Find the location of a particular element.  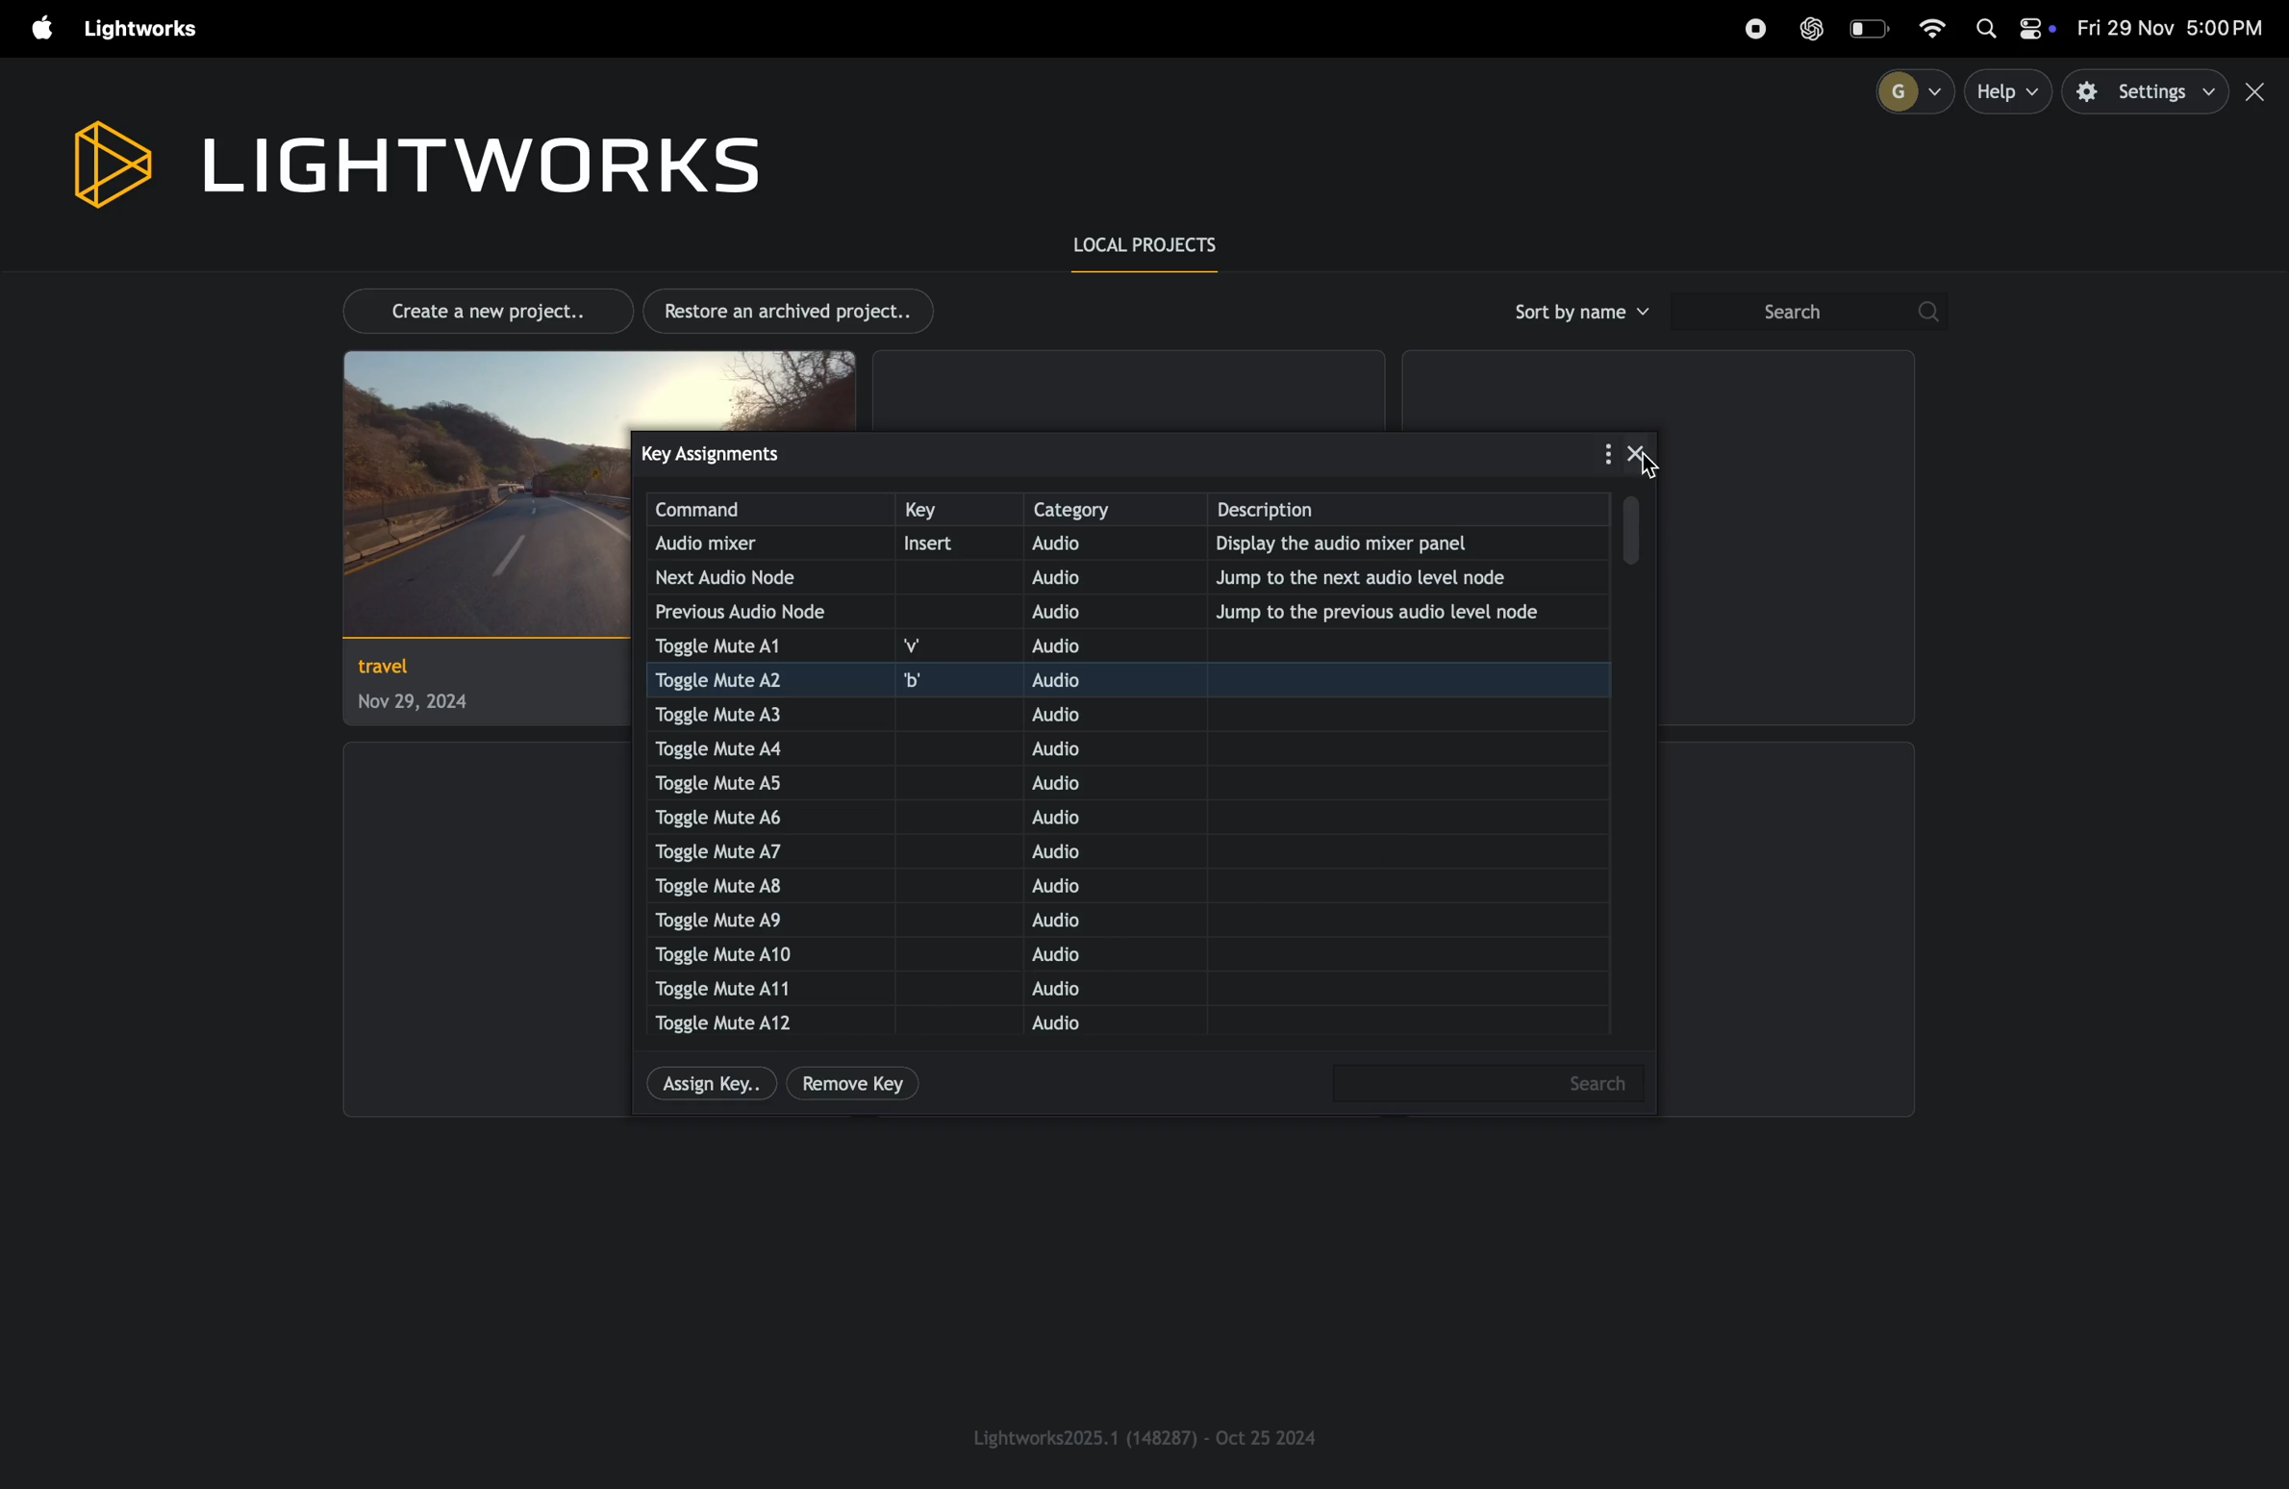

v is located at coordinates (926, 647).